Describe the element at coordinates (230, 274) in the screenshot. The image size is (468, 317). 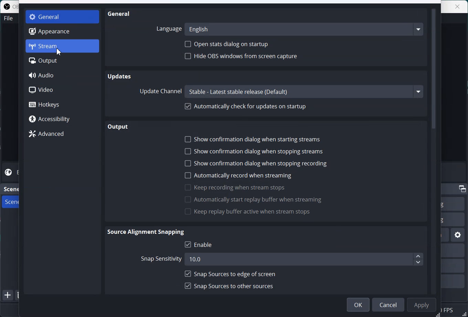
I see `Snap sources to edge of screen` at that location.